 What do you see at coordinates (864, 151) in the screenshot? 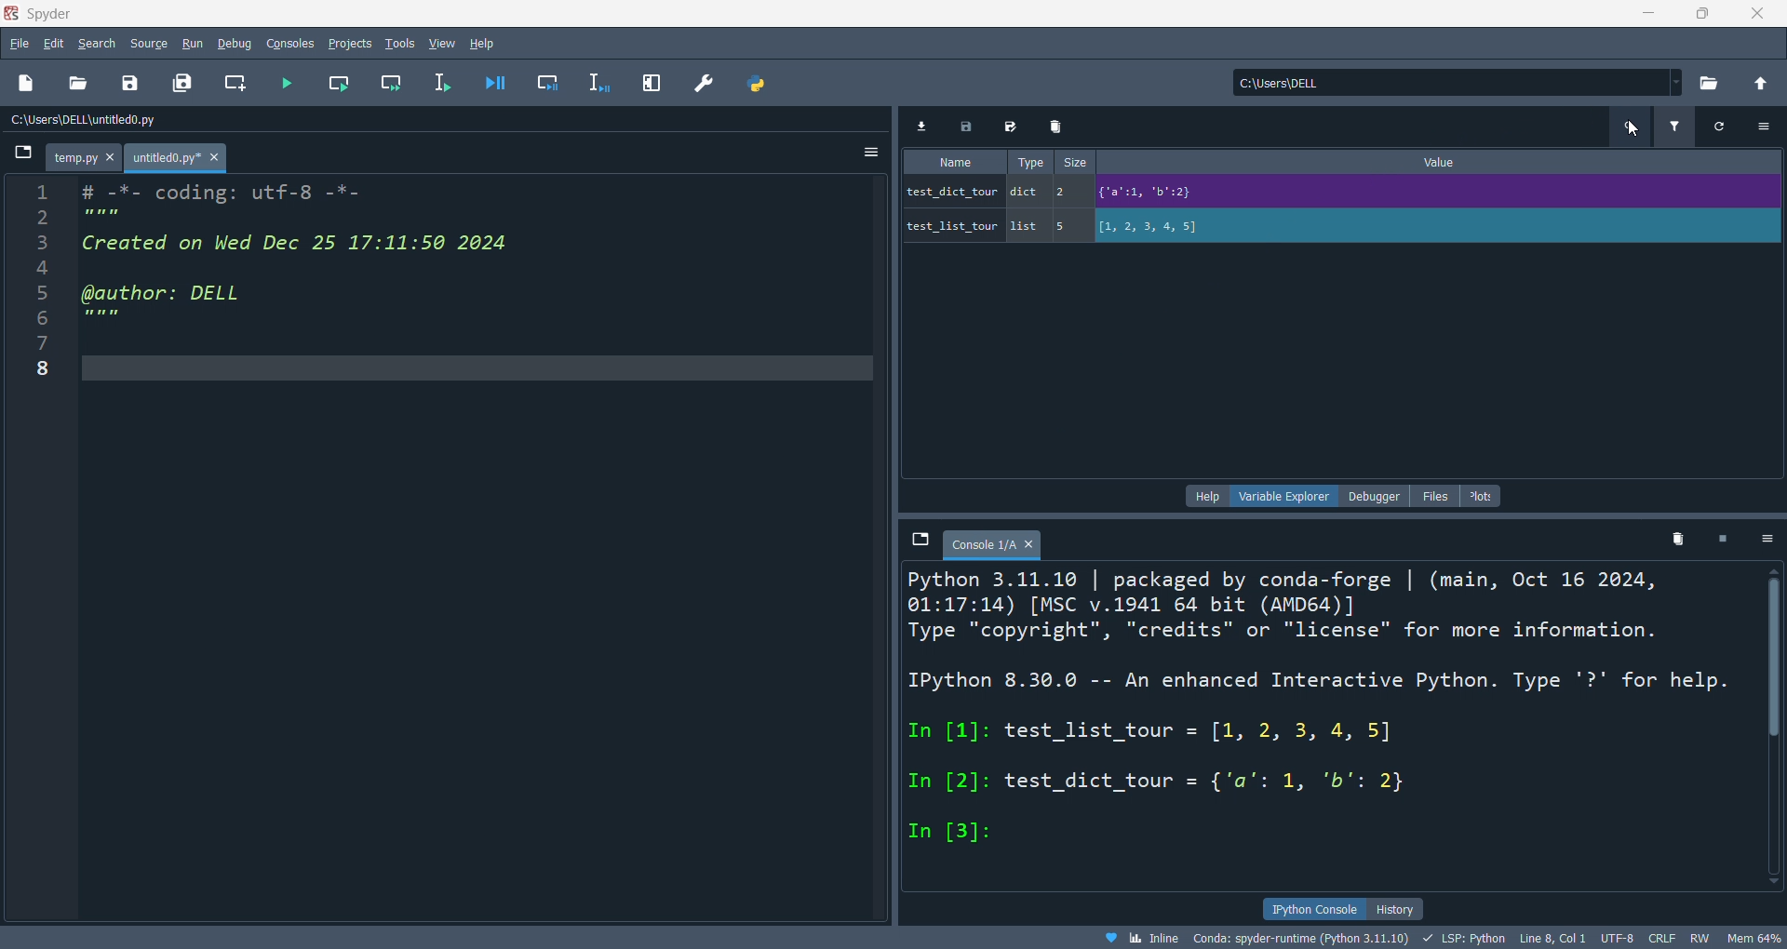
I see `options` at bounding box center [864, 151].